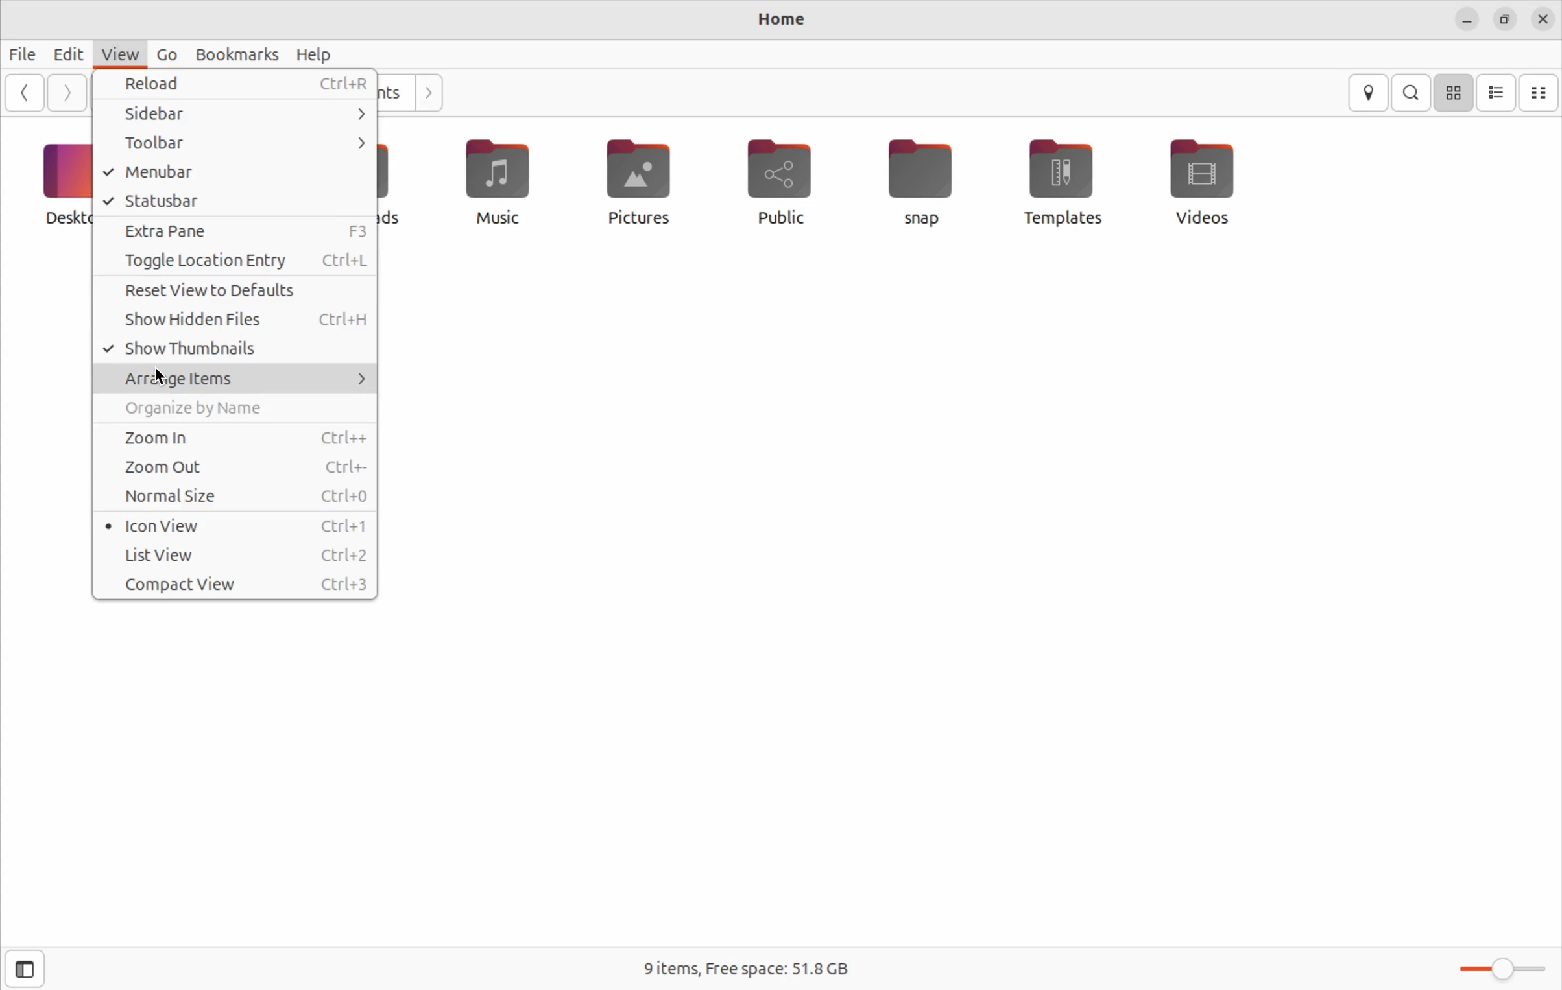 This screenshot has width=1562, height=990. What do you see at coordinates (235, 469) in the screenshot?
I see `zoom out` at bounding box center [235, 469].